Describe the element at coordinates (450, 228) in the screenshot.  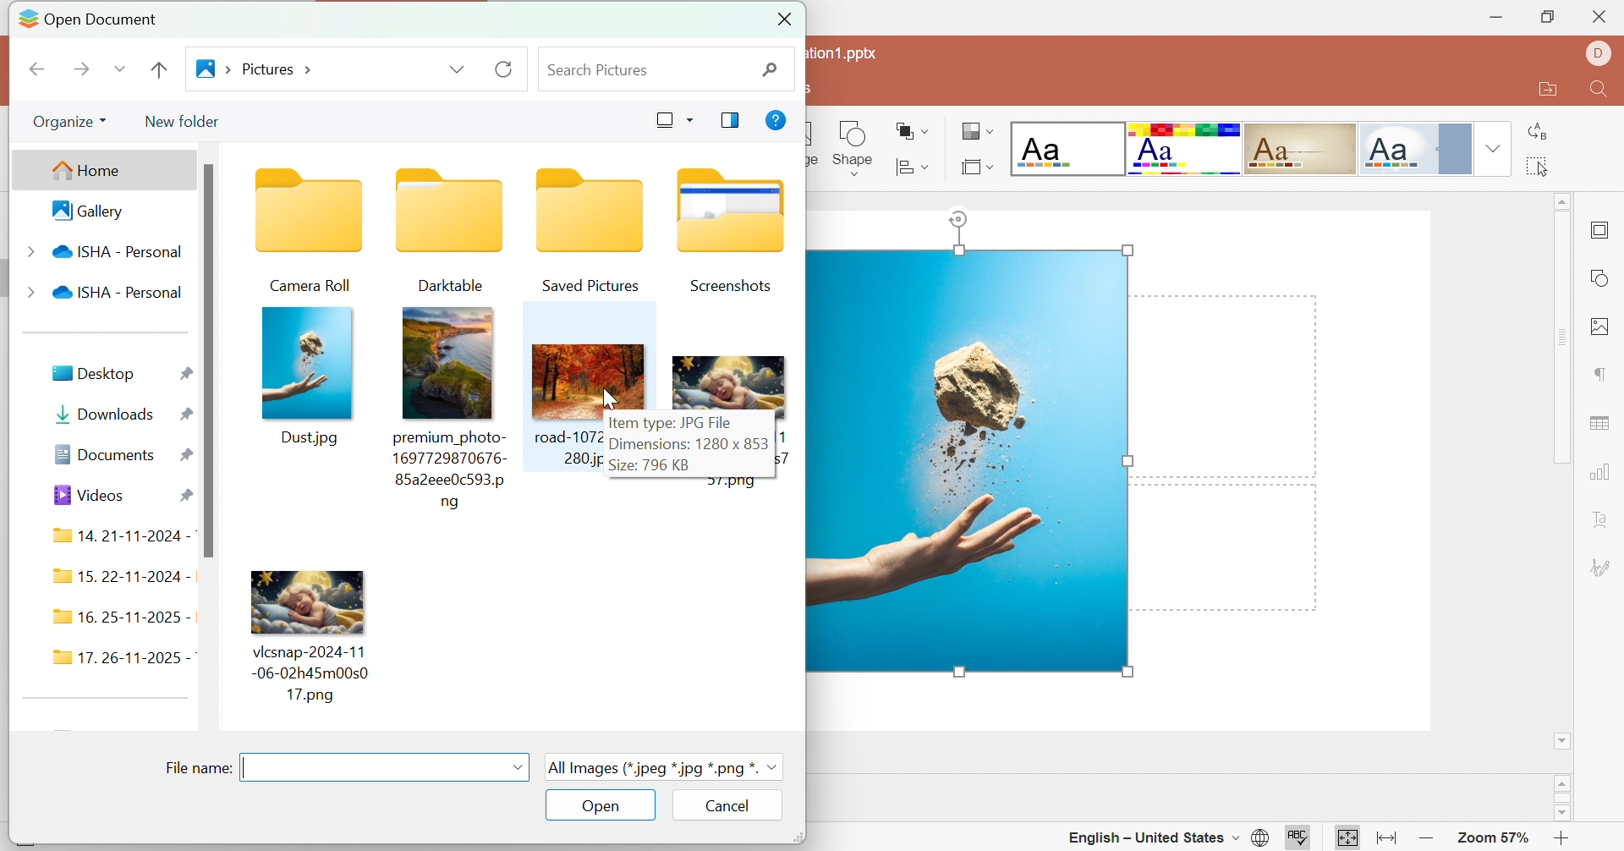
I see `Darktable` at that location.